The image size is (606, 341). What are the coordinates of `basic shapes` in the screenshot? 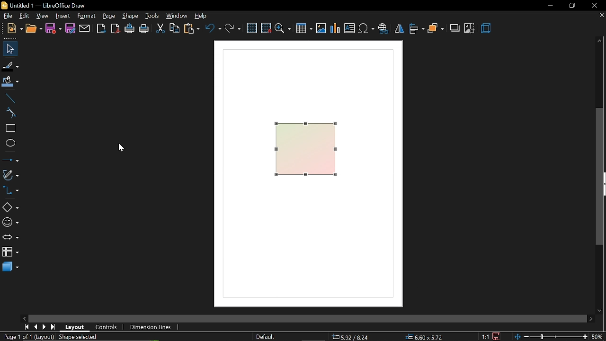 It's located at (10, 207).